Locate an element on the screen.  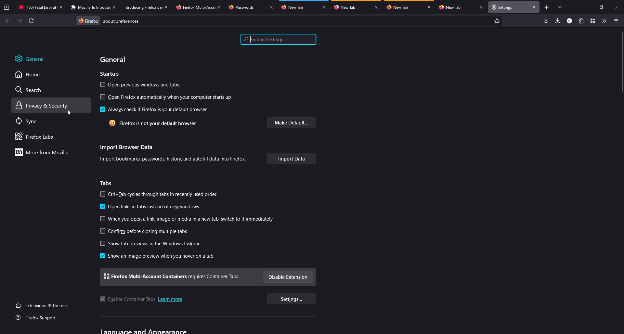
cursor is located at coordinates (70, 113).